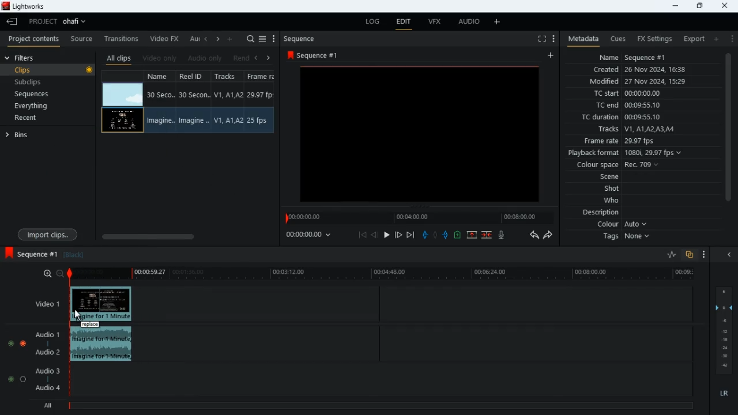 The width and height of the screenshot is (738, 415). Describe the element at coordinates (31, 254) in the screenshot. I see `sequence` at that location.